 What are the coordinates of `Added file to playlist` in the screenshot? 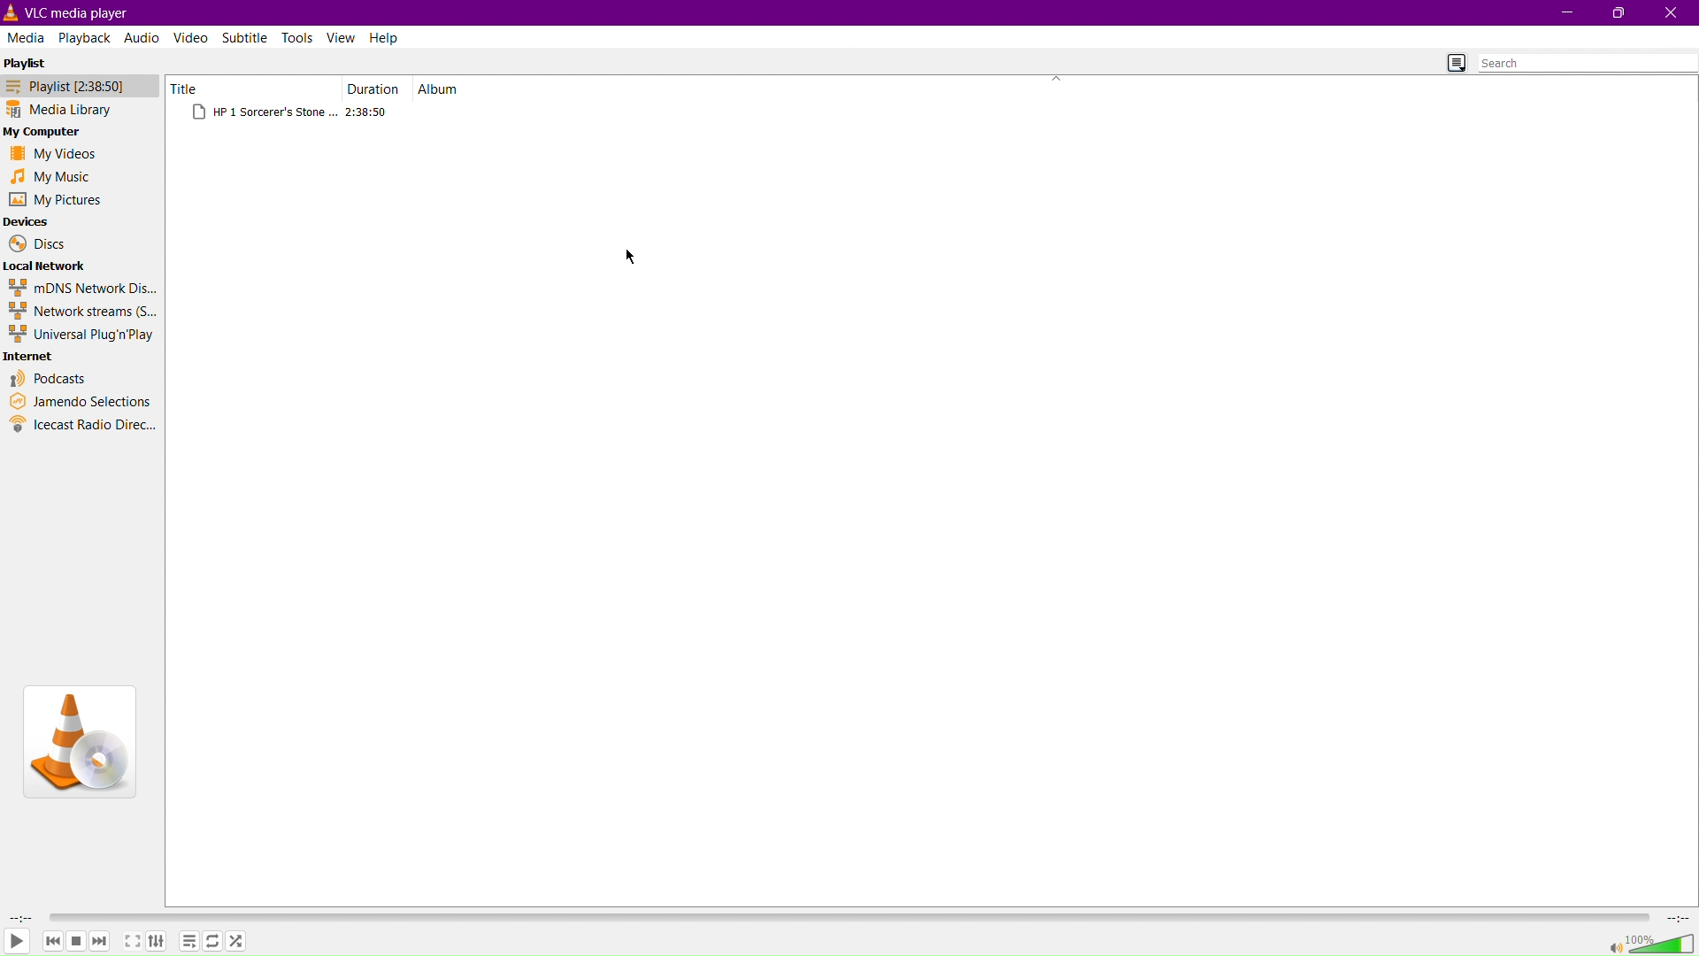 It's located at (293, 113).